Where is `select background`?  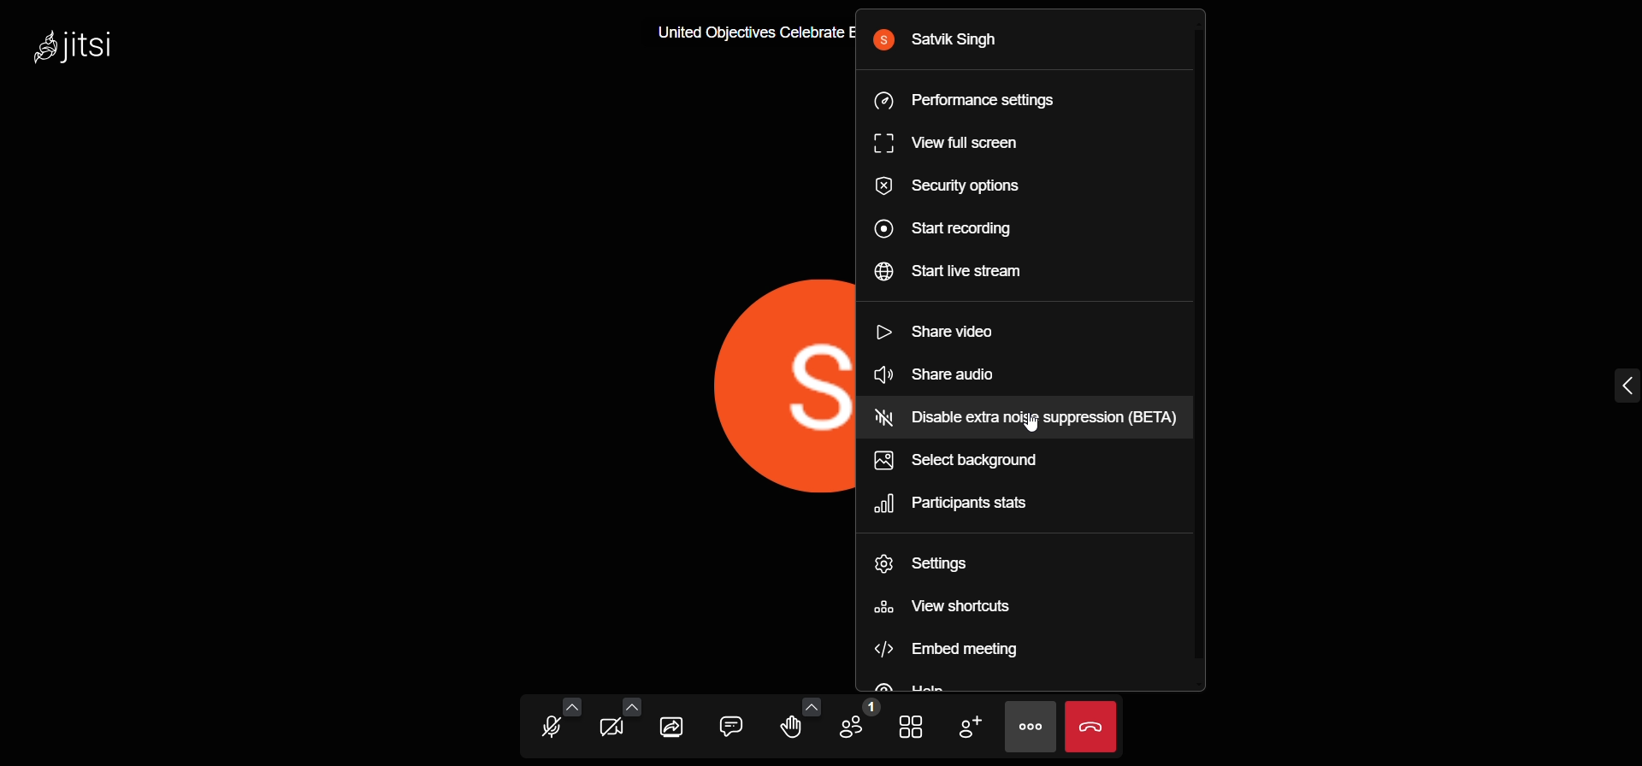
select background is located at coordinates (954, 458).